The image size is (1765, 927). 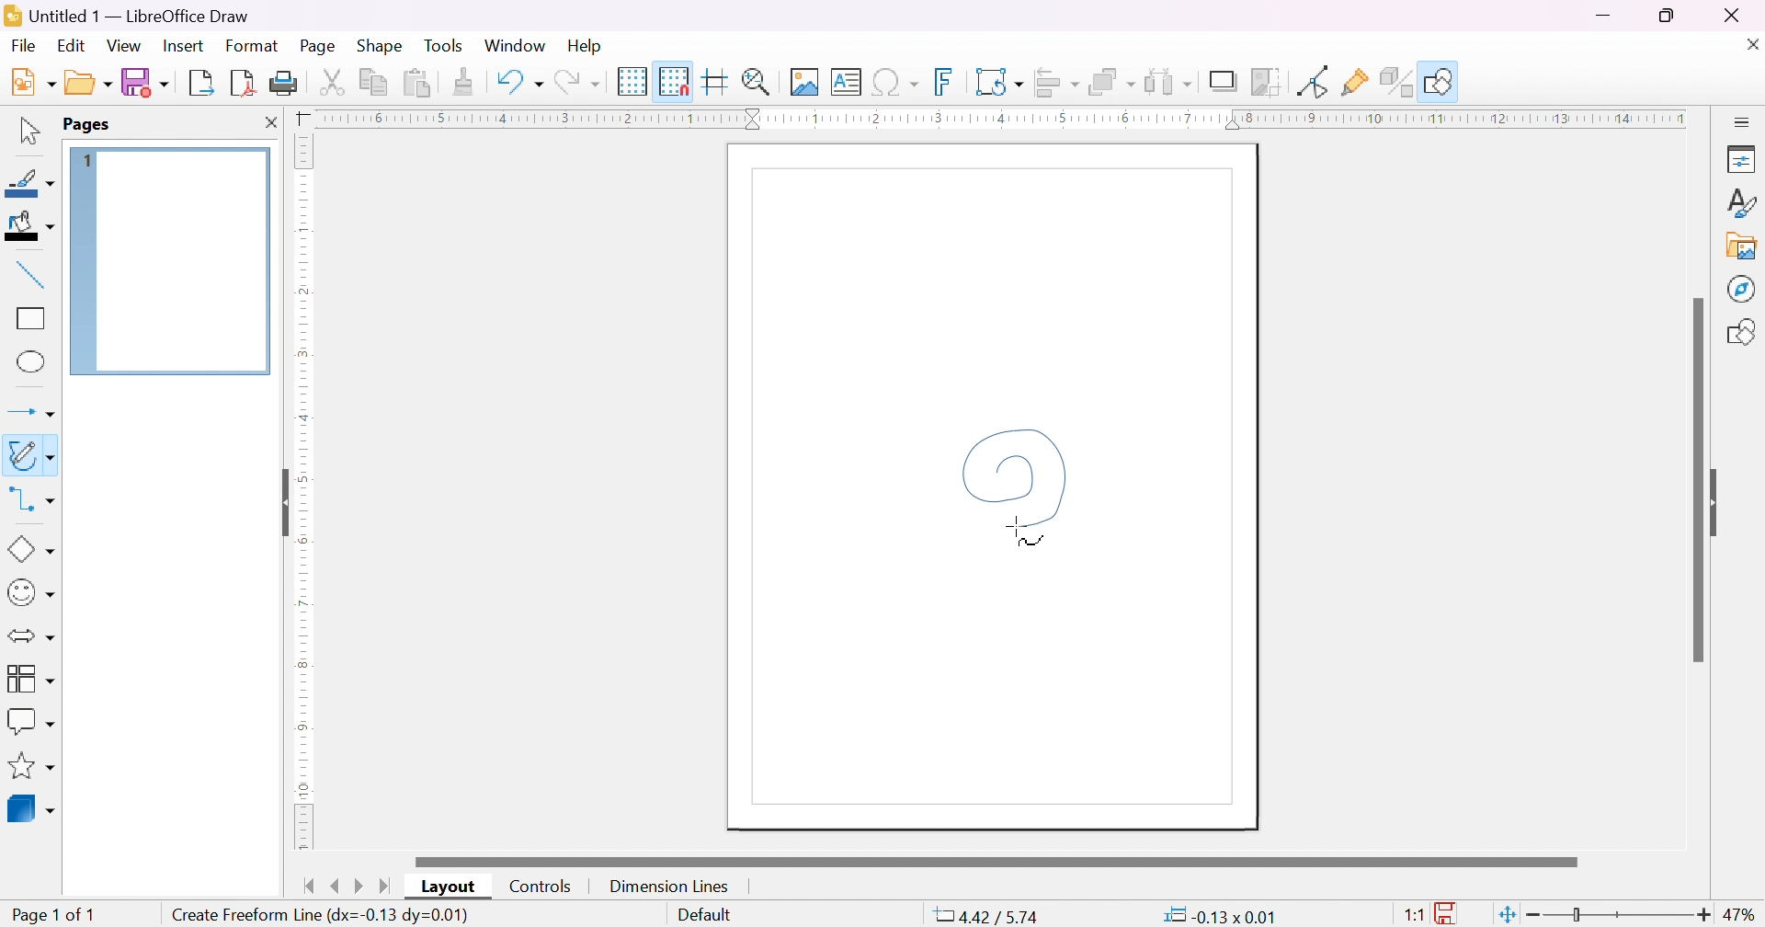 I want to click on pages, so click(x=87, y=125).